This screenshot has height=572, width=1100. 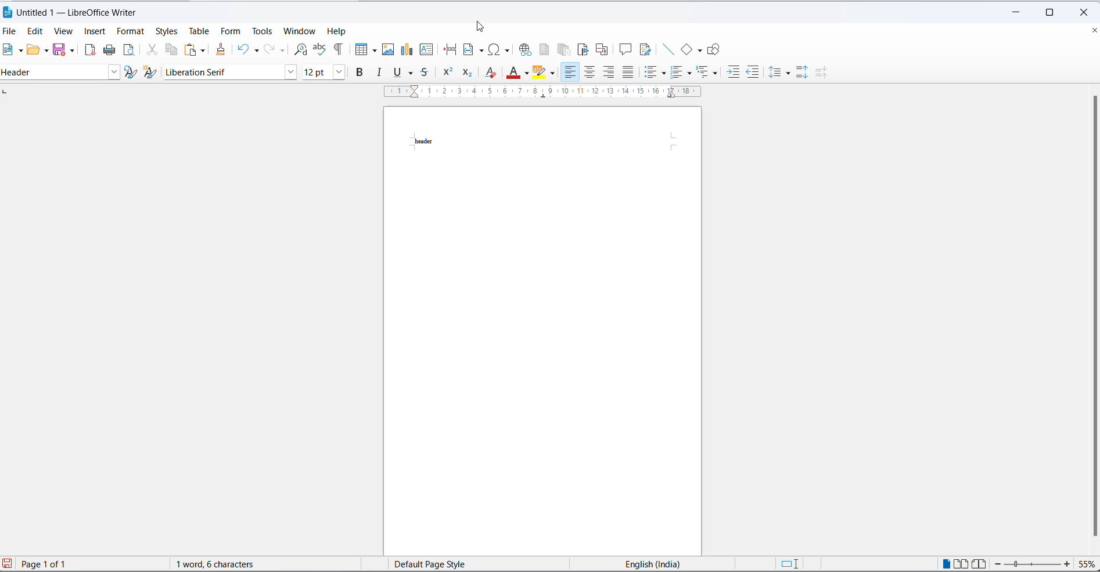 What do you see at coordinates (268, 50) in the screenshot?
I see `redo` at bounding box center [268, 50].